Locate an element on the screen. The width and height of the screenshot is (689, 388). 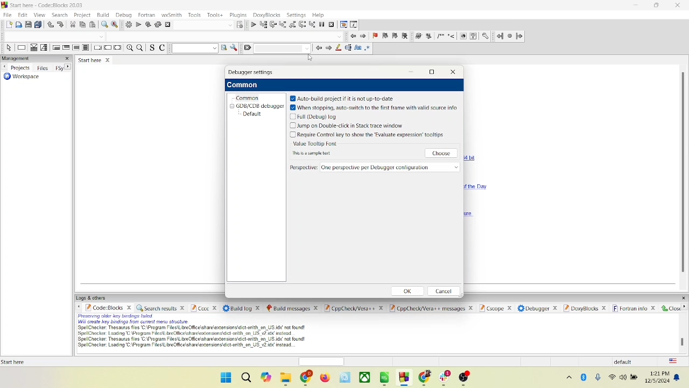
files is located at coordinates (43, 67).